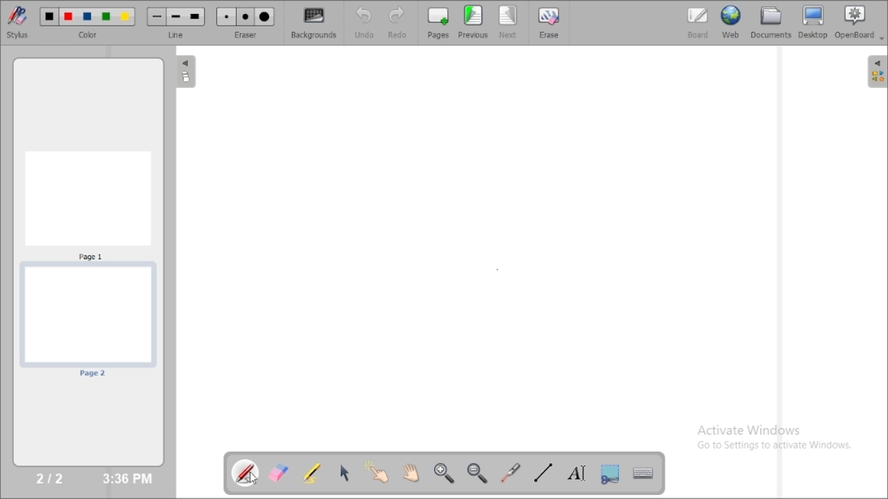 This screenshot has height=499, width=888. What do you see at coordinates (126, 17) in the screenshot?
I see `Color 5` at bounding box center [126, 17].